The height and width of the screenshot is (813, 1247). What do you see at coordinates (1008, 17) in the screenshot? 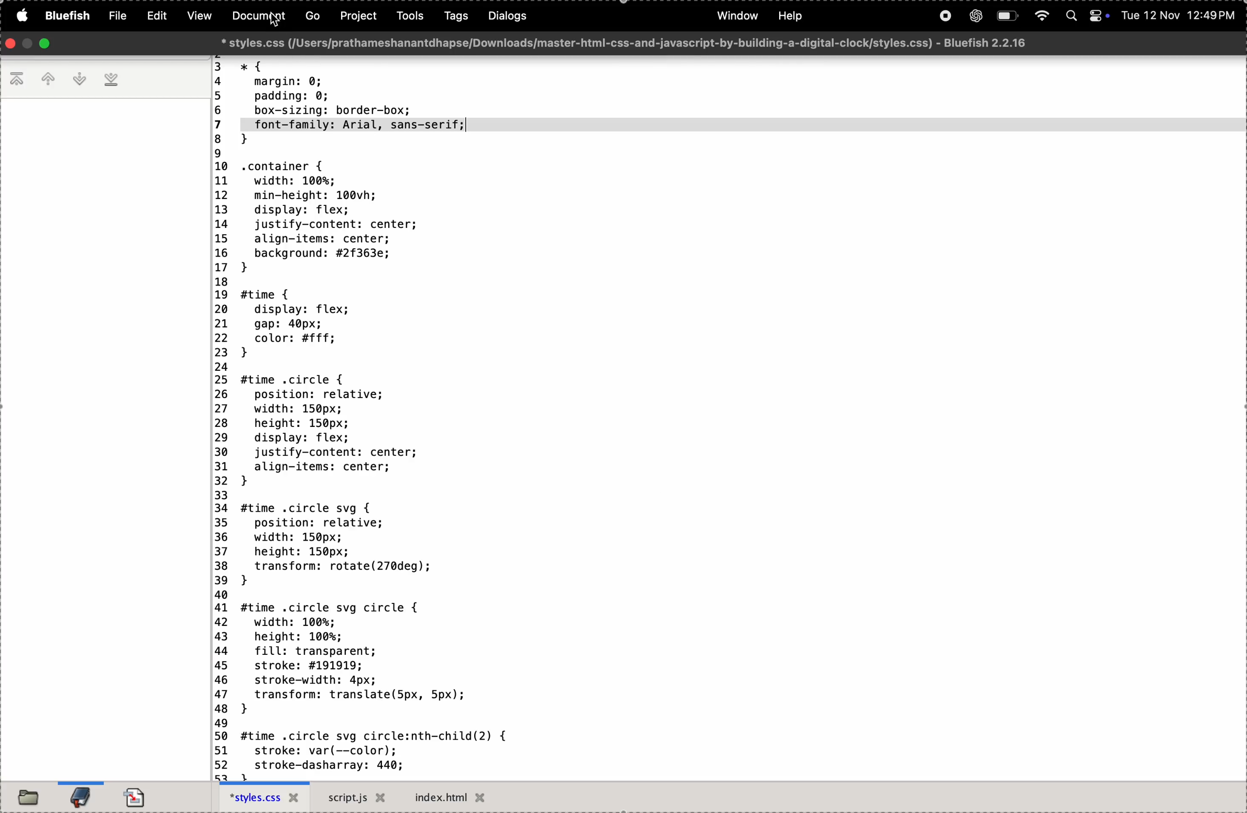
I see `battery` at bounding box center [1008, 17].